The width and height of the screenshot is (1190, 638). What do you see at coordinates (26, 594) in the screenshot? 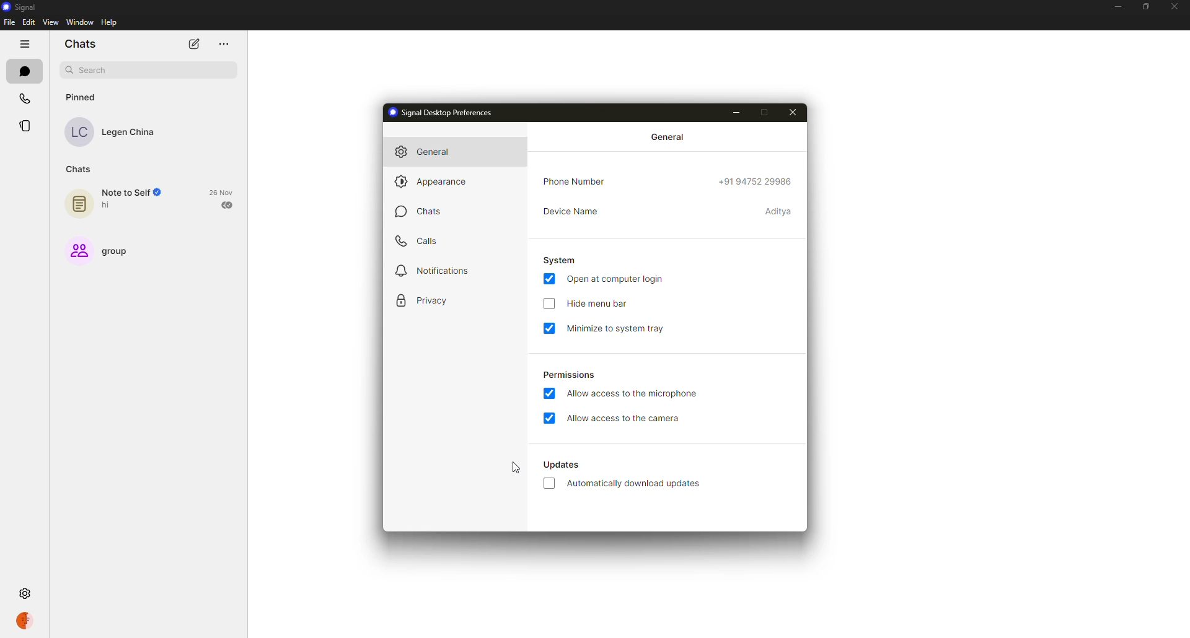
I see `settings` at bounding box center [26, 594].